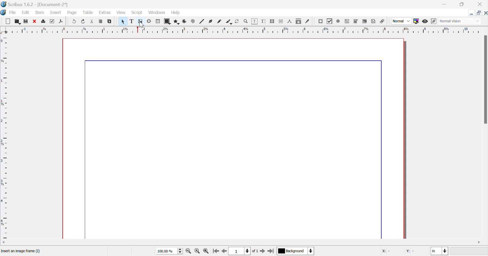 This screenshot has width=488, height=256. I want to click on current page, so click(244, 251).